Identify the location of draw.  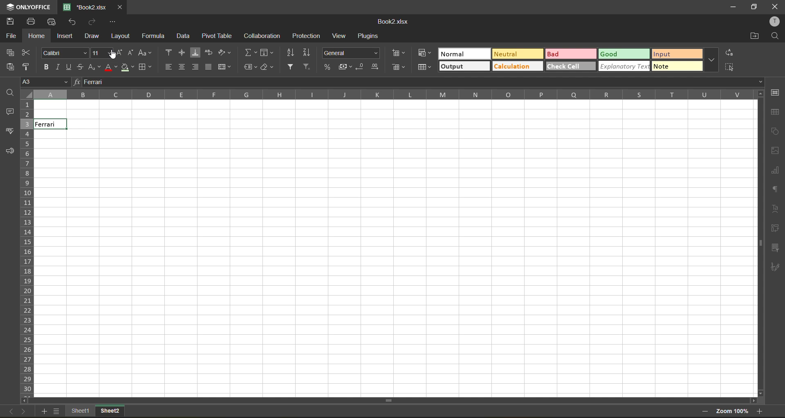
(94, 36).